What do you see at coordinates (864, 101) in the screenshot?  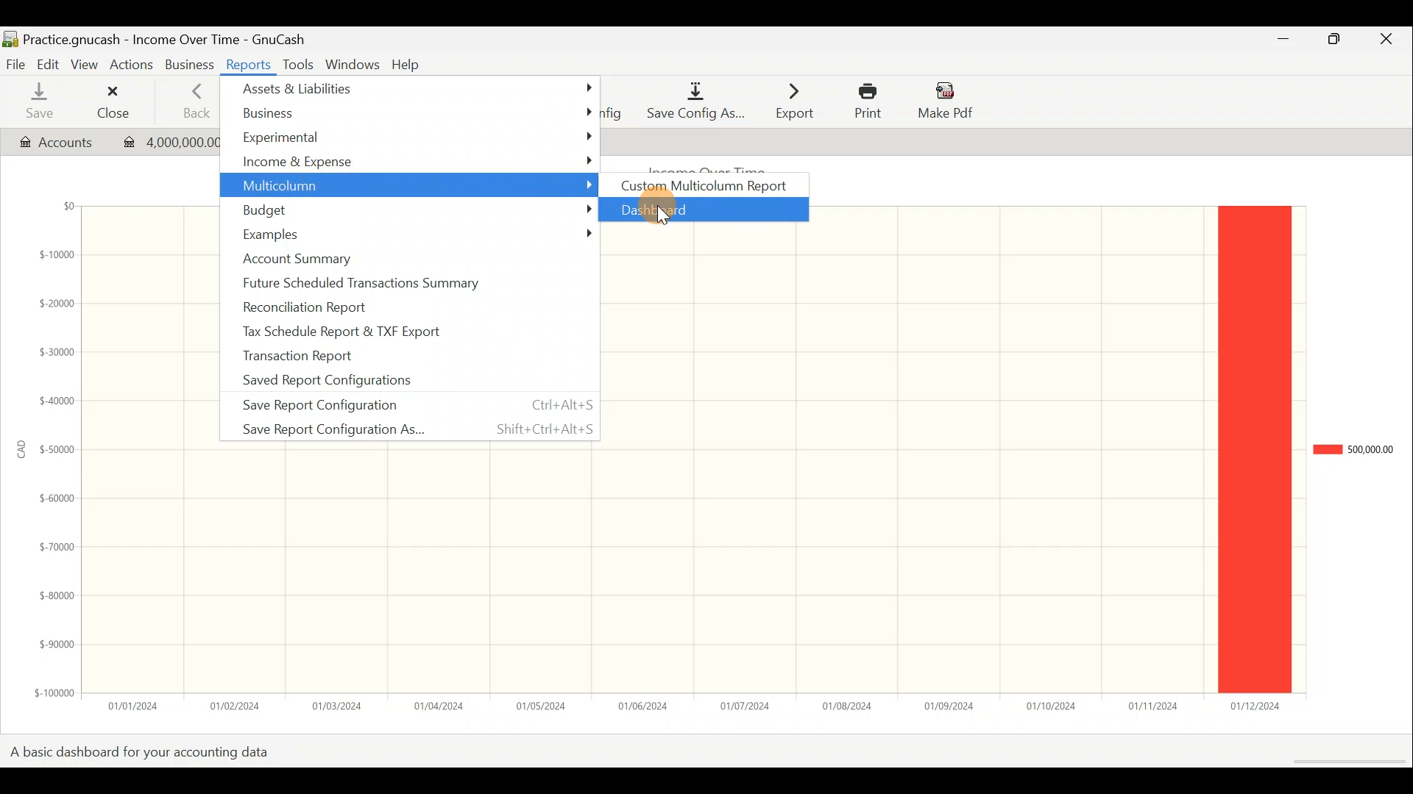 I see `Print` at bounding box center [864, 101].